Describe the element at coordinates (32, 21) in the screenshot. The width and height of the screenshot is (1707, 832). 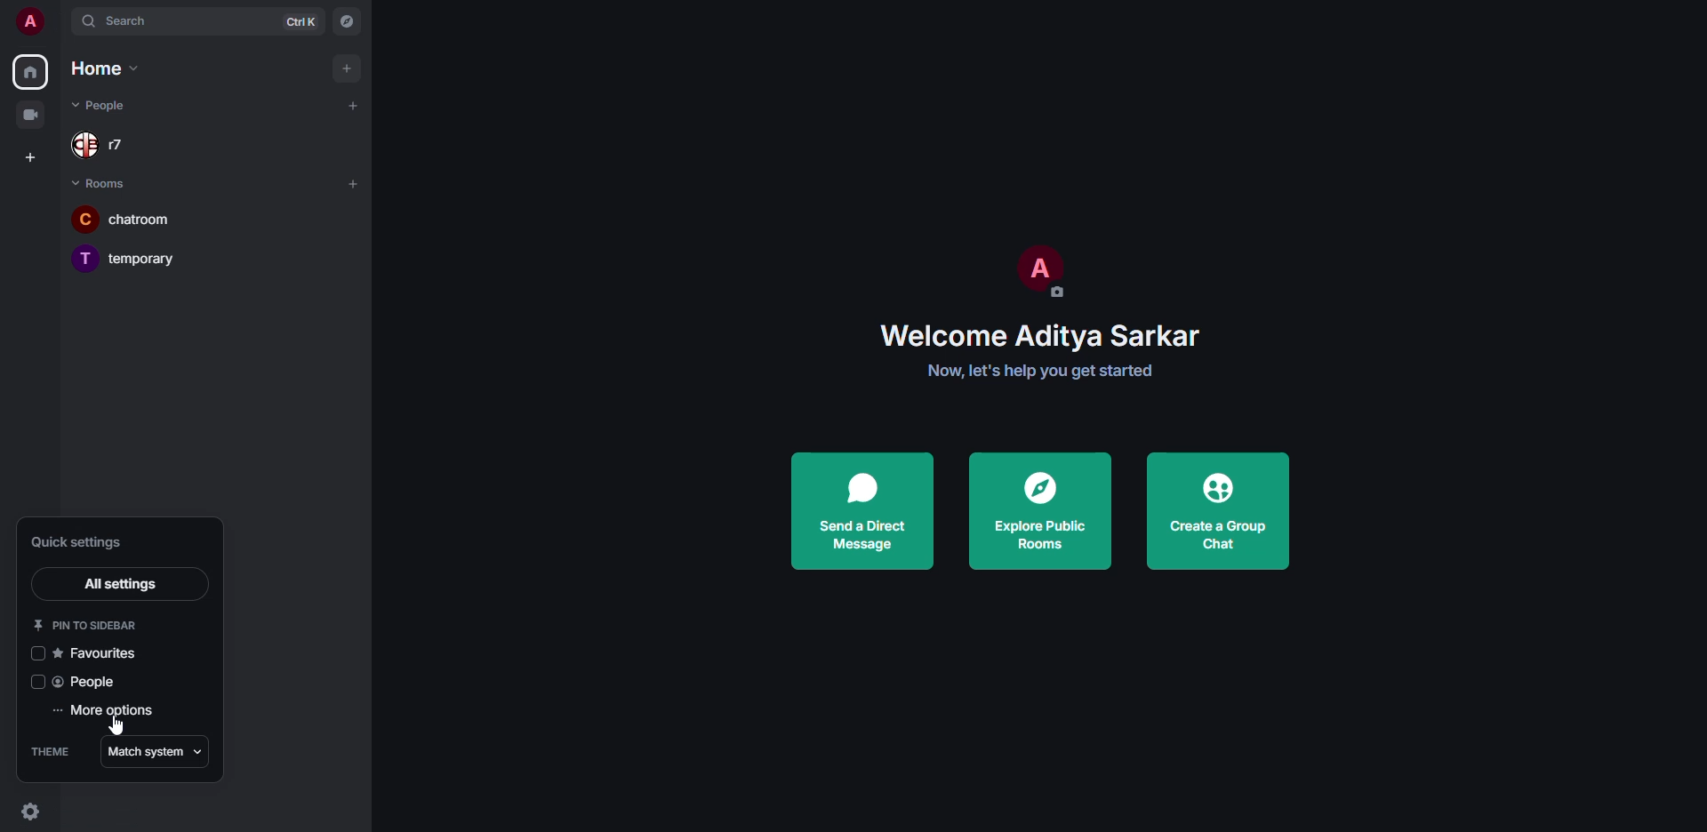
I see `profile` at that location.